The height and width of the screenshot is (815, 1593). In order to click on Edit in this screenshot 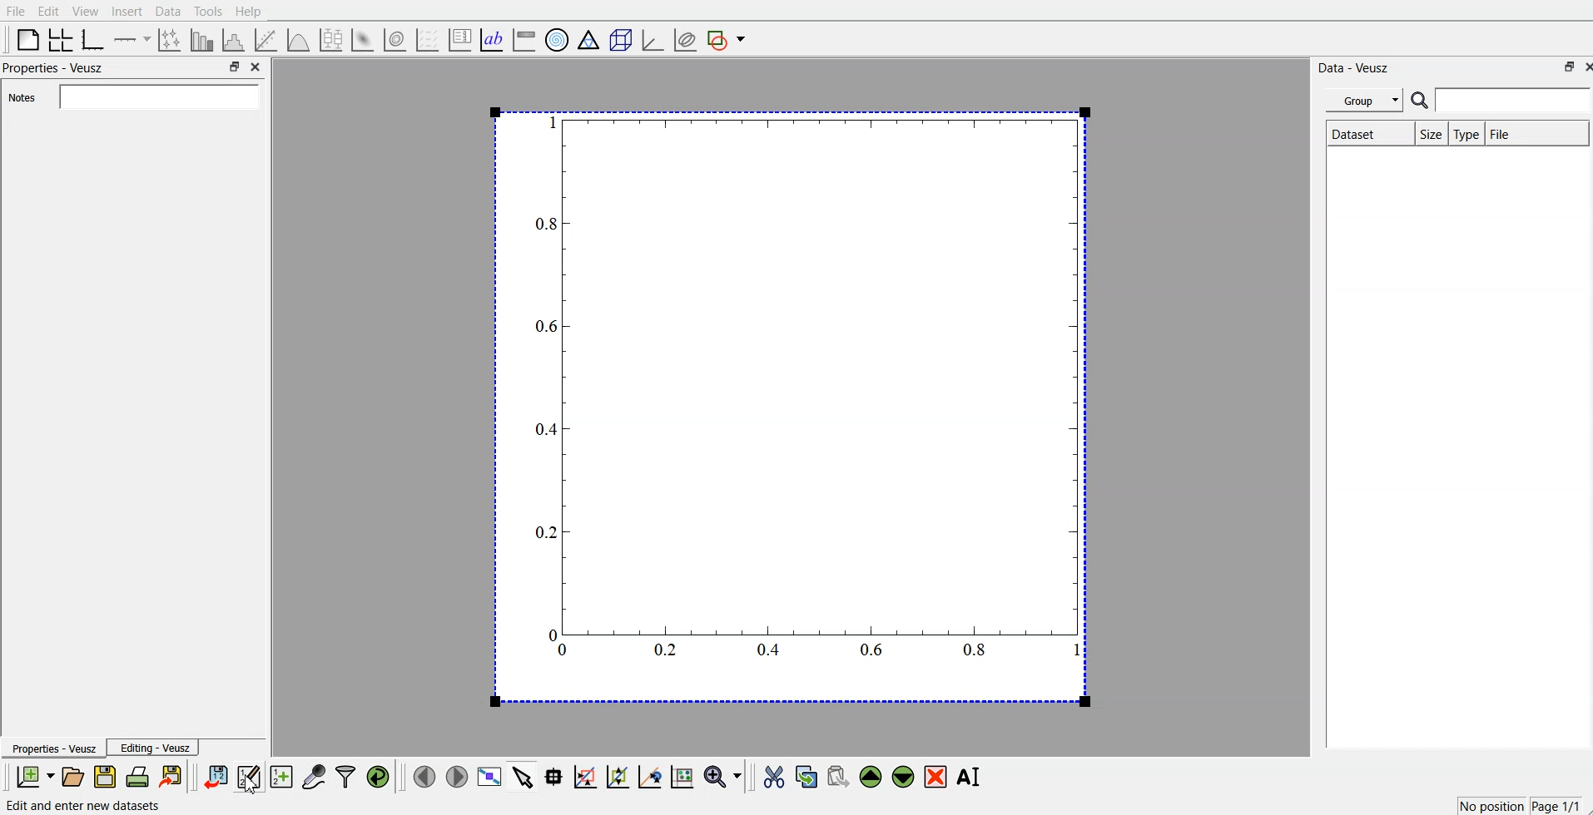, I will do `click(48, 11)`.